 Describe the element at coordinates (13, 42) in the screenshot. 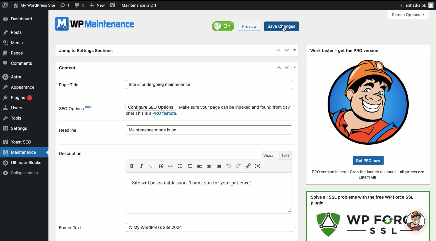

I see `Media` at that location.